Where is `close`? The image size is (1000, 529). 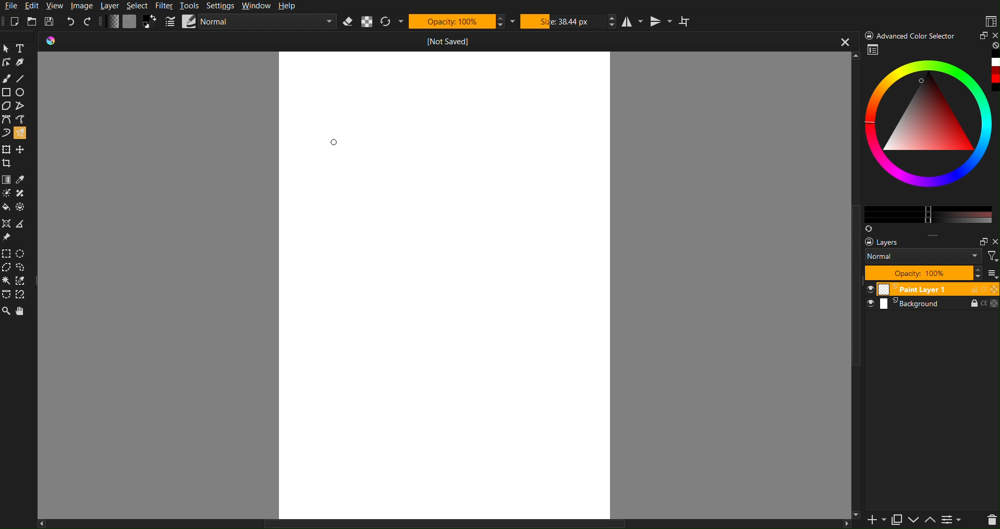
close is located at coordinates (994, 34).